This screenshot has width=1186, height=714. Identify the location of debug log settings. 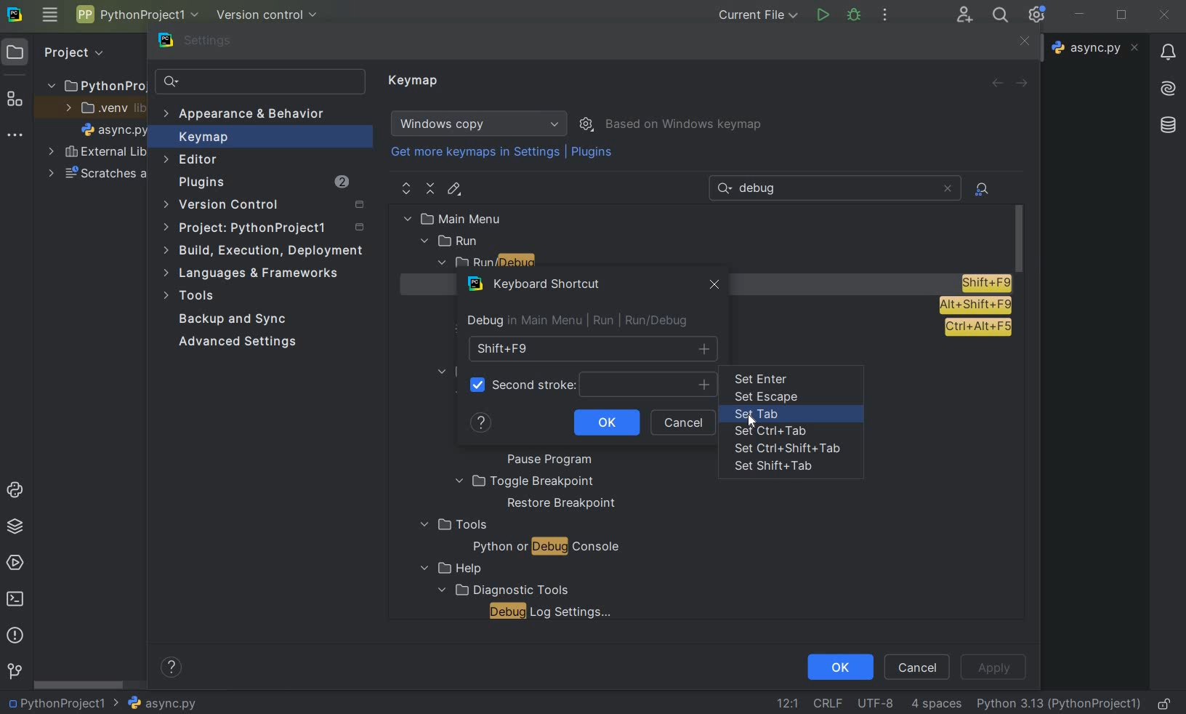
(554, 611).